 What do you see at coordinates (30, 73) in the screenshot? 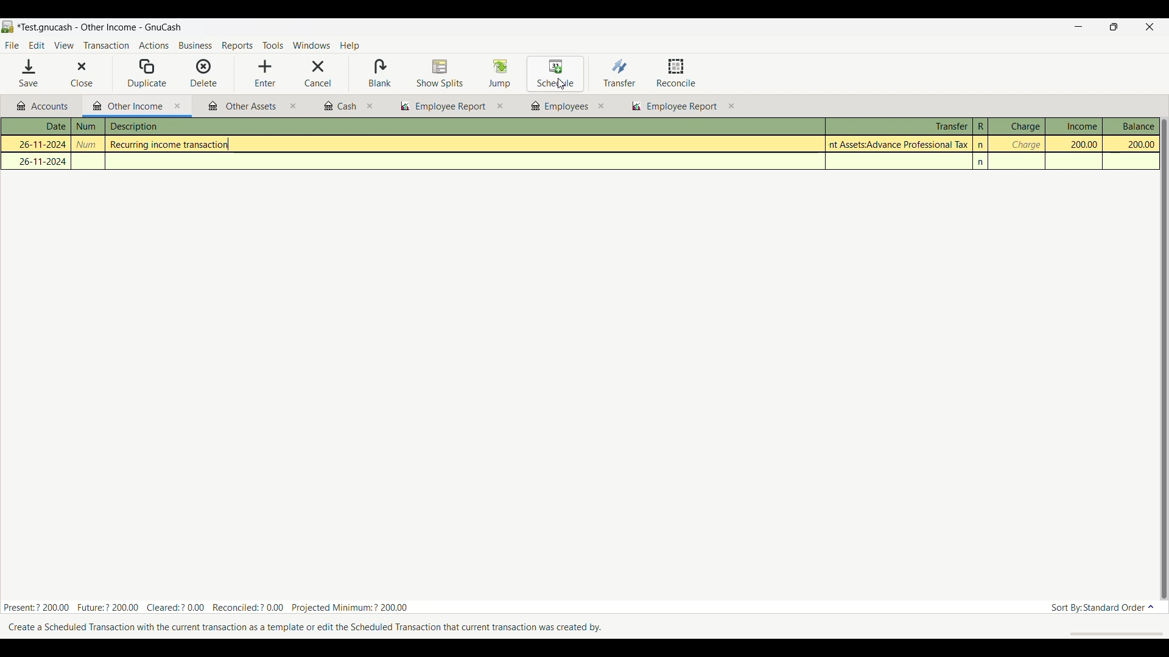
I see `Save menu` at bounding box center [30, 73].